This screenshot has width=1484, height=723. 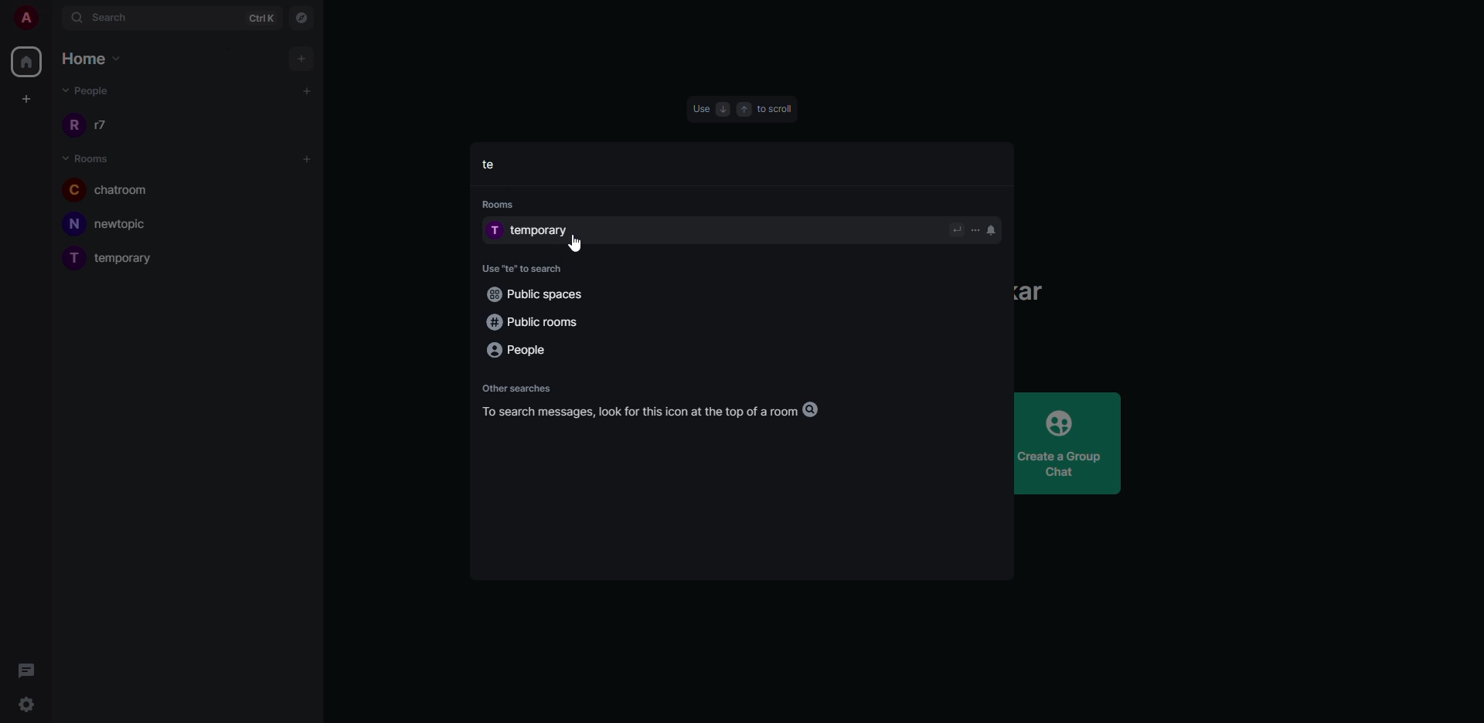 What do you see at coordinates (524, 268) in the screenshot?
I see `use te to search` at bounding box center [524, 268].